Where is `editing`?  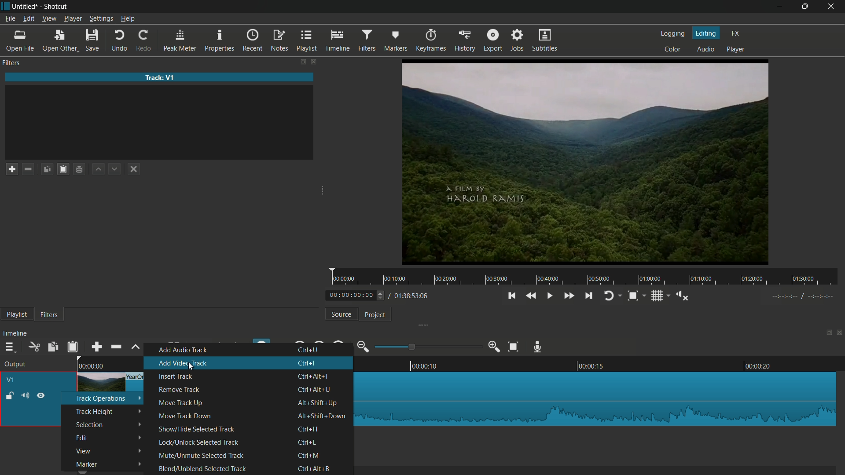 editing is located at coordinates (706, 33).